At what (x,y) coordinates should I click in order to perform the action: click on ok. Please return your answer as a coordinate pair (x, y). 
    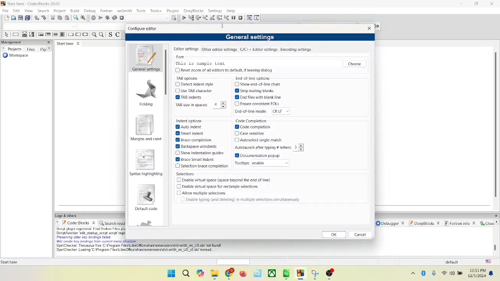
    Looking at the image, I should click on (330, 235).